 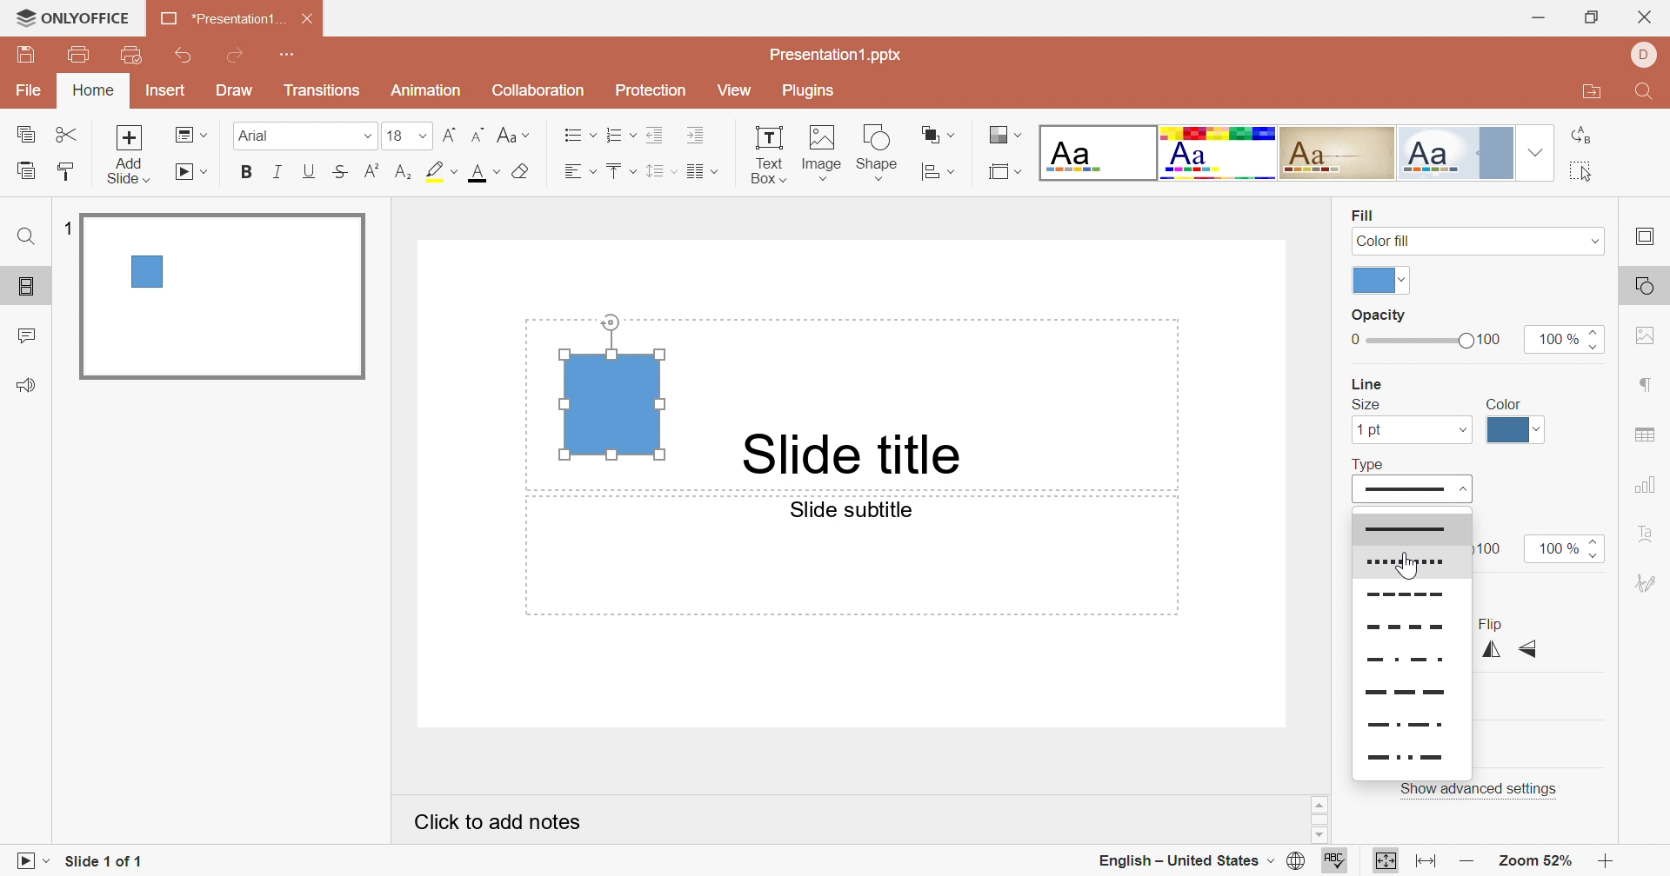 What do you see at coordinates (1337, 861) in the screenshot?
I see `Check spelling` at bounding box center [1337, 861].